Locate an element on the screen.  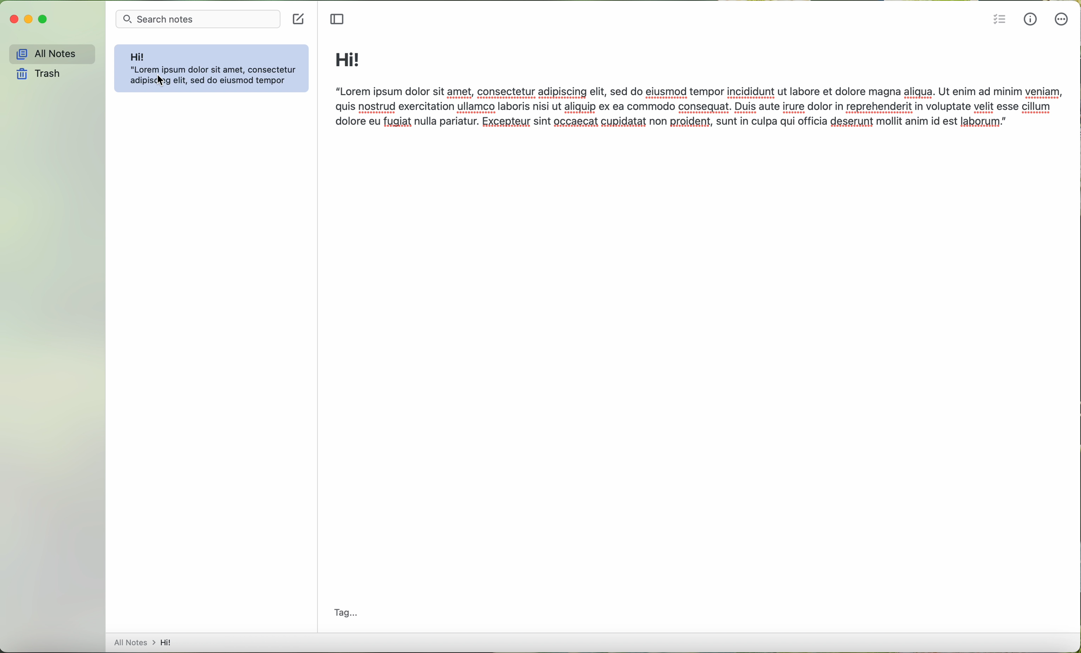
all notes is located at coordinates (49, 52).